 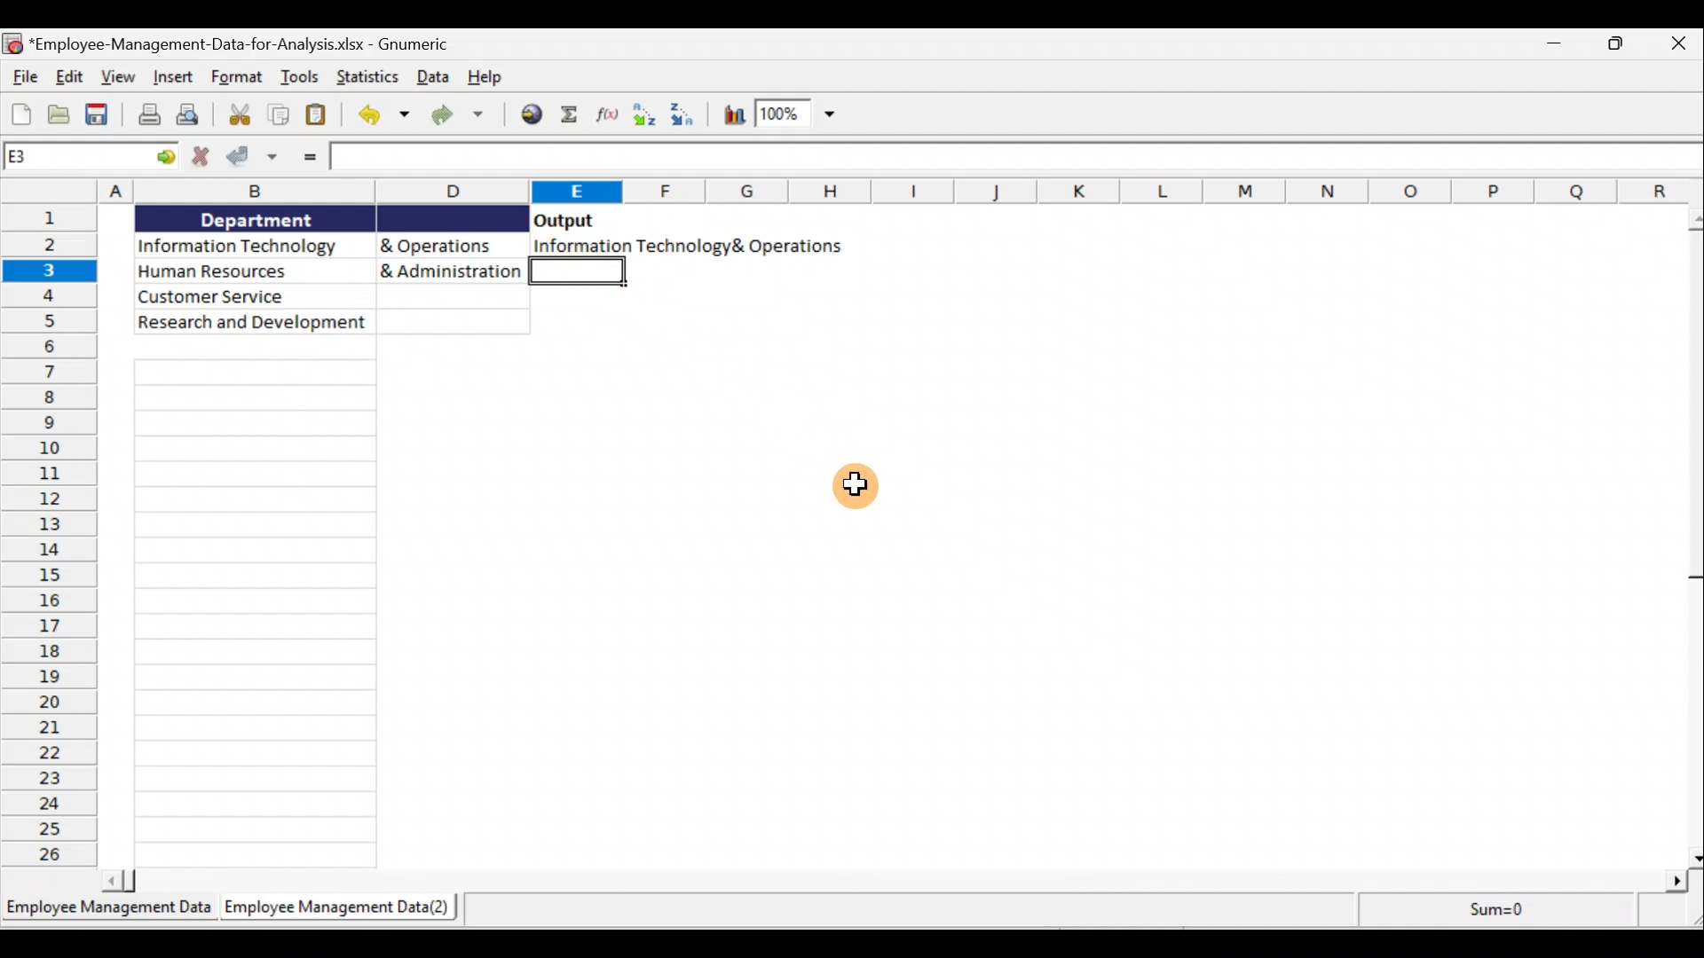 What do you see at coordinates (60, 114) in the screenshot?
I see `Open a file` at bounding box center [60, 114].